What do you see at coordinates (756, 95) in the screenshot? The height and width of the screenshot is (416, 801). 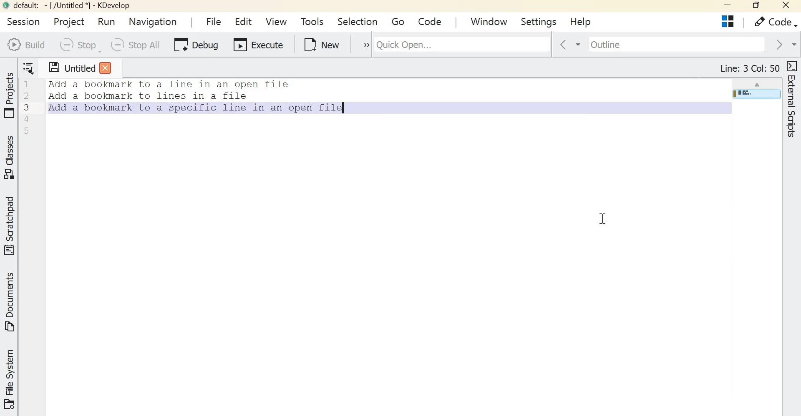 I see `page overview` at bounding box center [756, 95].